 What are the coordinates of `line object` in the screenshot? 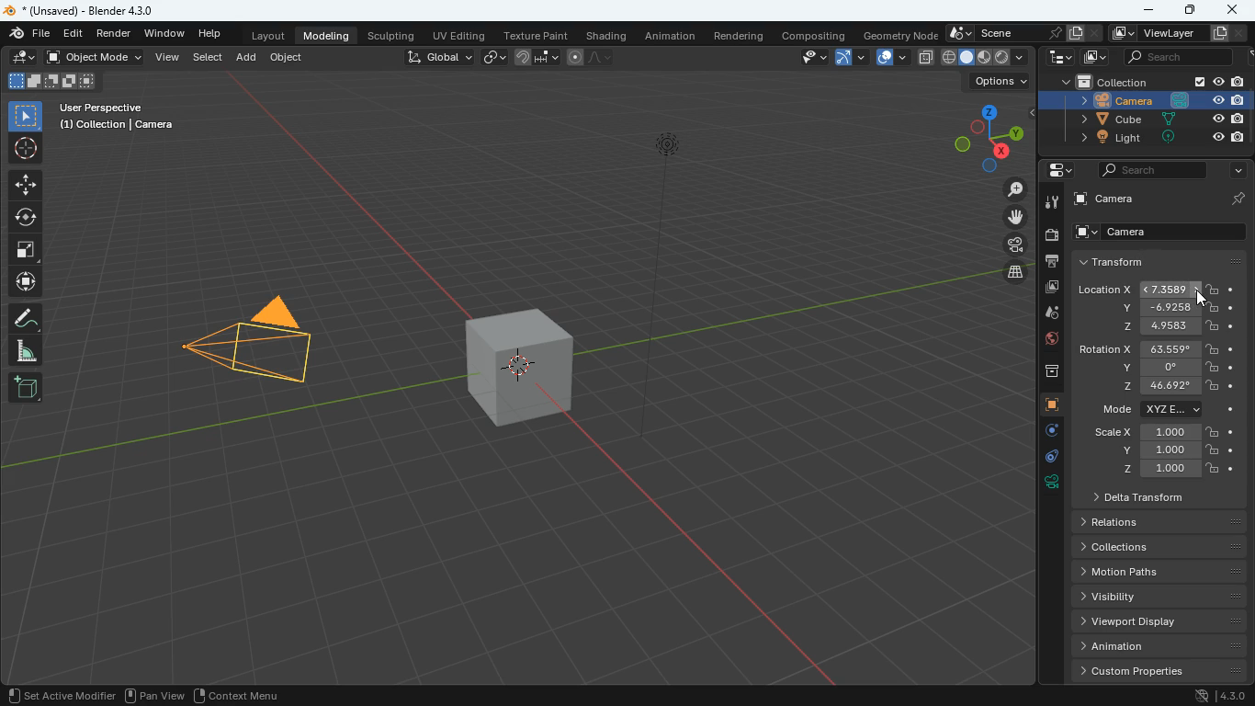 It's located at (663, 282).